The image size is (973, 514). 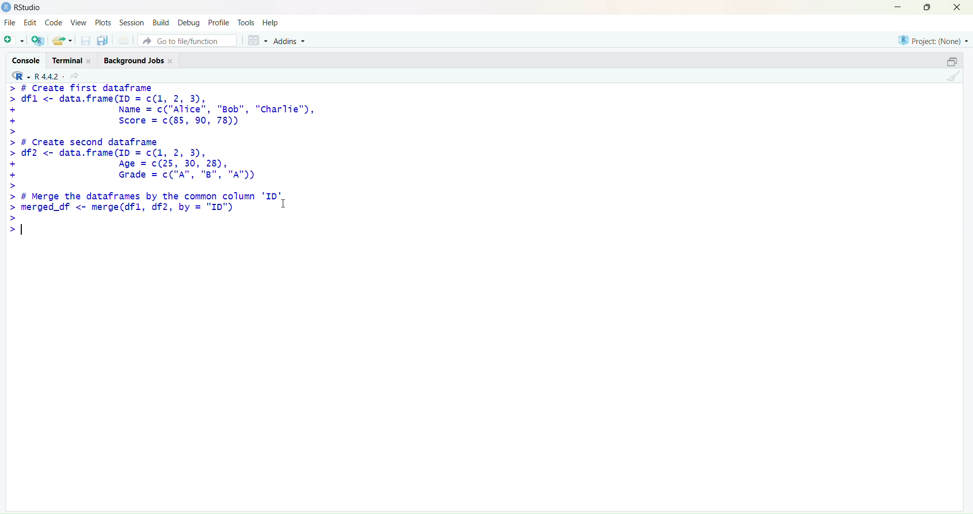 I want to click on # Merge the dataframes by the common column 'ID'
merged_df <- merge(dfl, df2, by = "ID"), so click(x=144, y=213).